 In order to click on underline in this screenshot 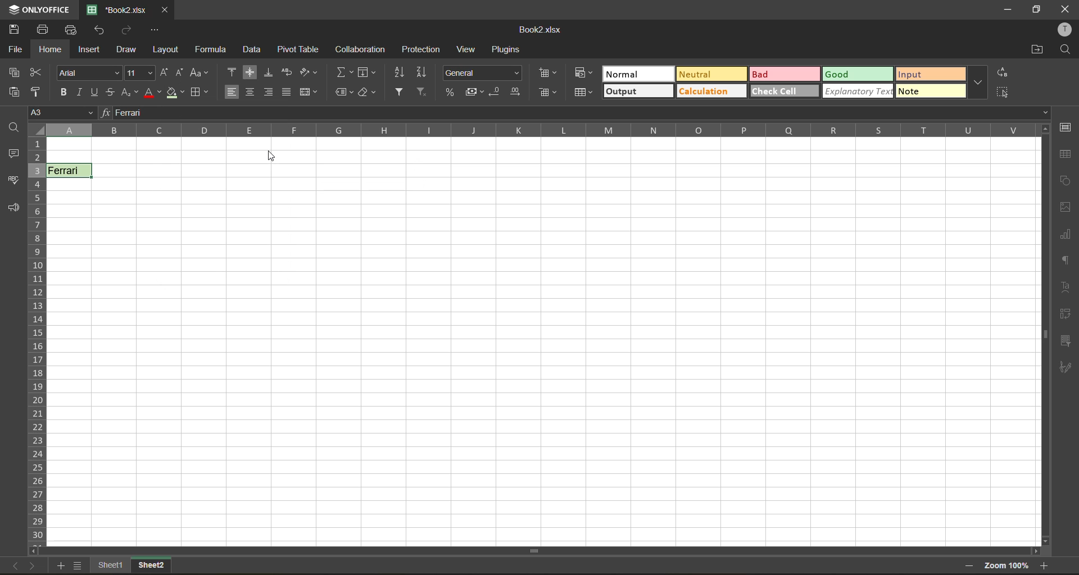, I will do `click(98, 92)`.